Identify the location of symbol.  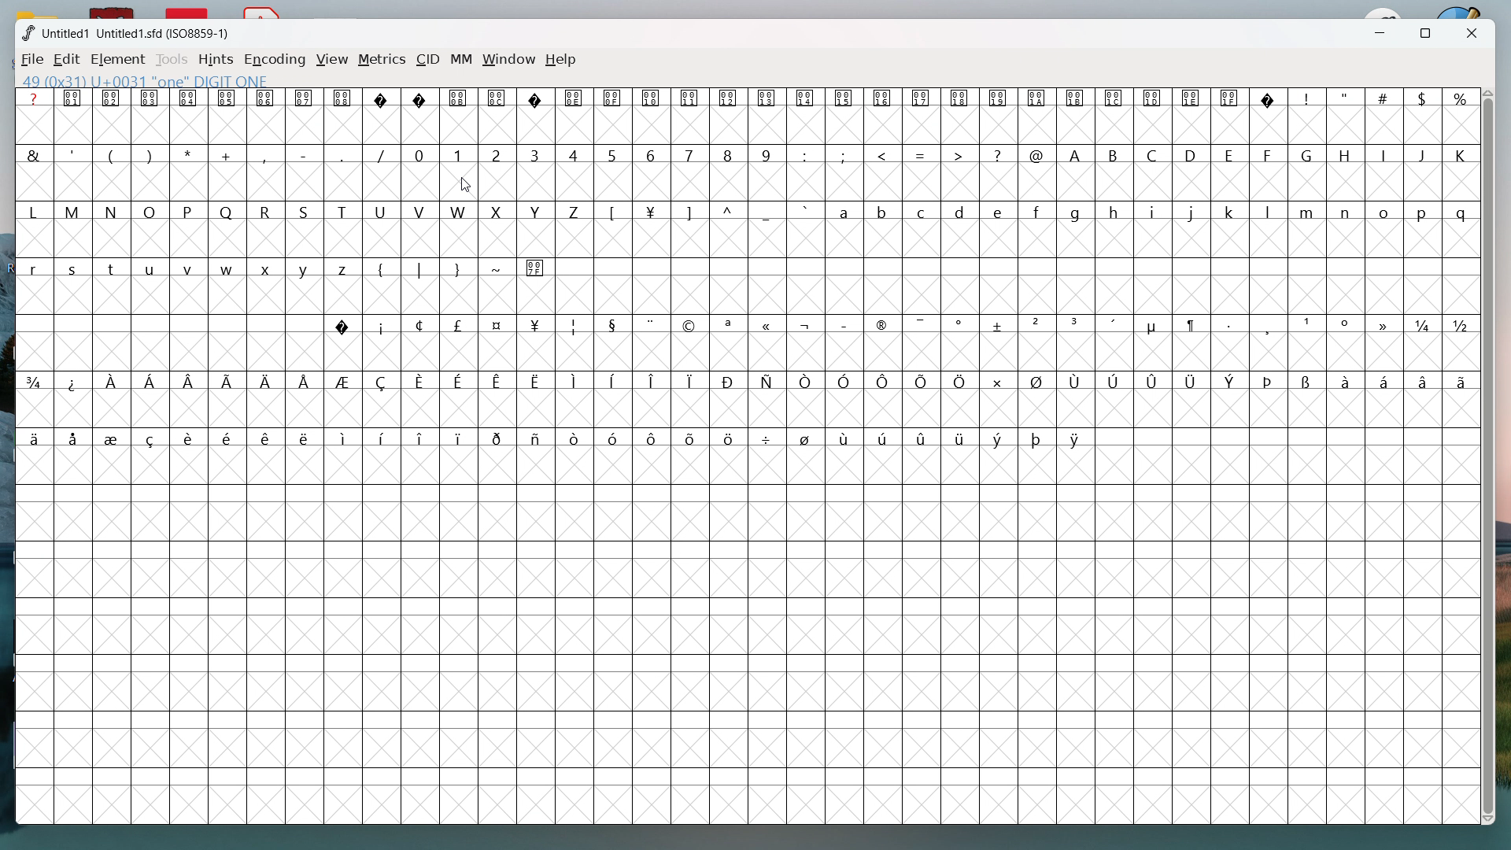
(189, 381).